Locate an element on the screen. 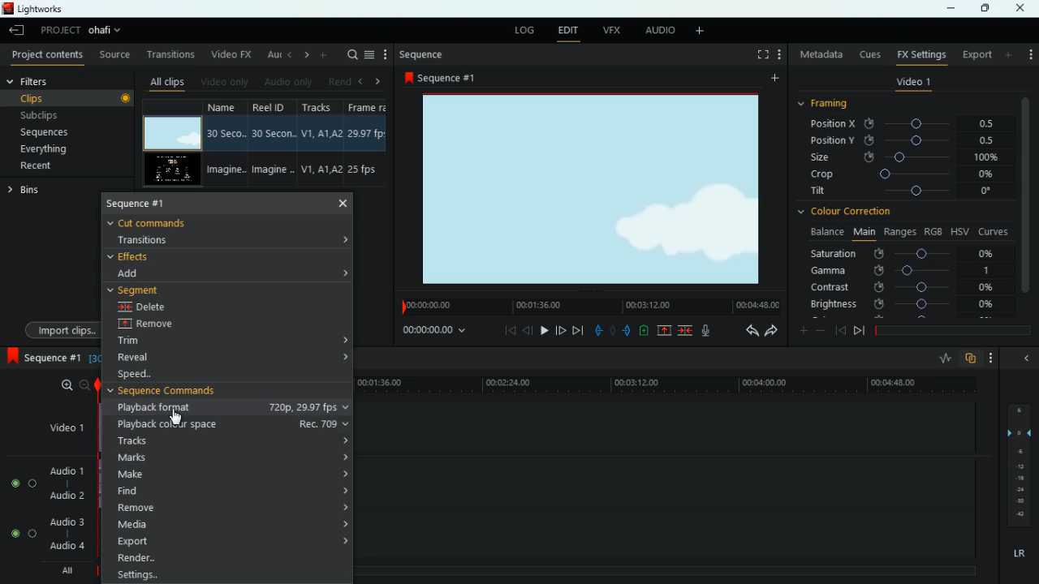 Image resolution: width=1039 pixels, height=584 pixels. balance is located at coordinates (826, 232).